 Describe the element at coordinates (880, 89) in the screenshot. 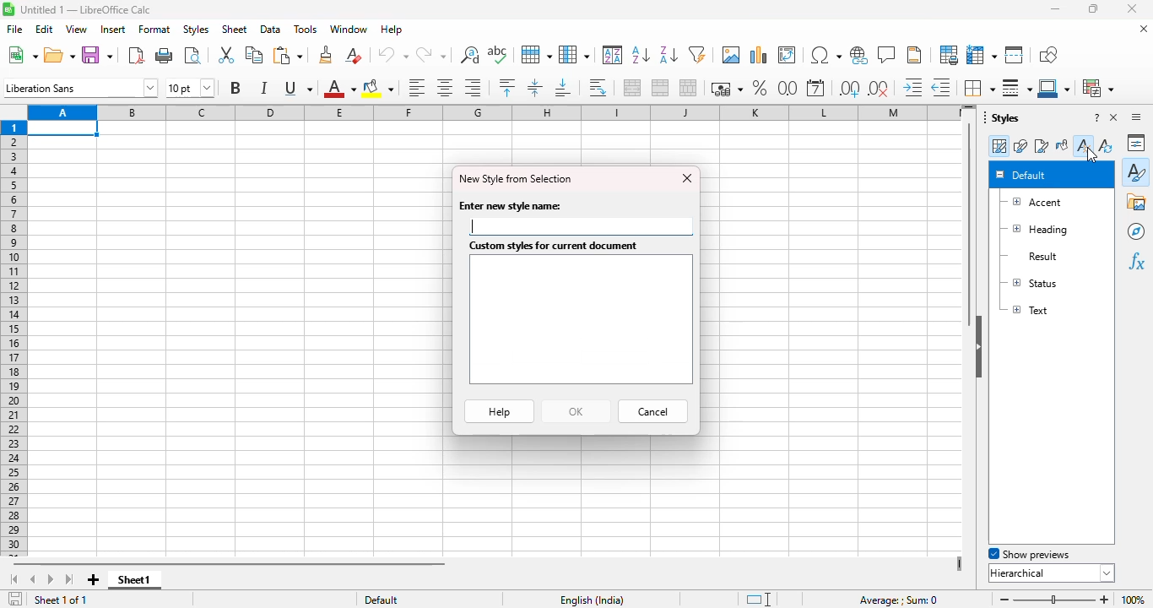

I see `delete decimal` at that location.